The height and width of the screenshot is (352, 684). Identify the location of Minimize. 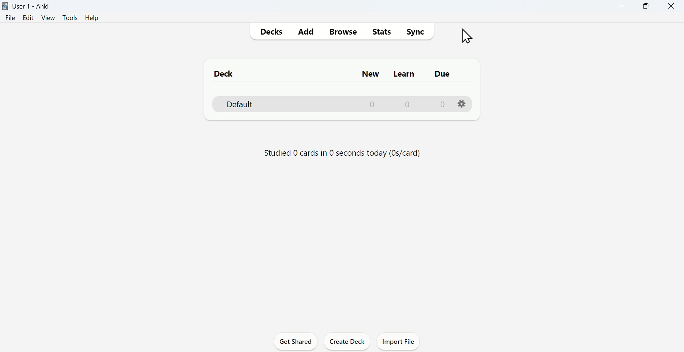
(620, 8).